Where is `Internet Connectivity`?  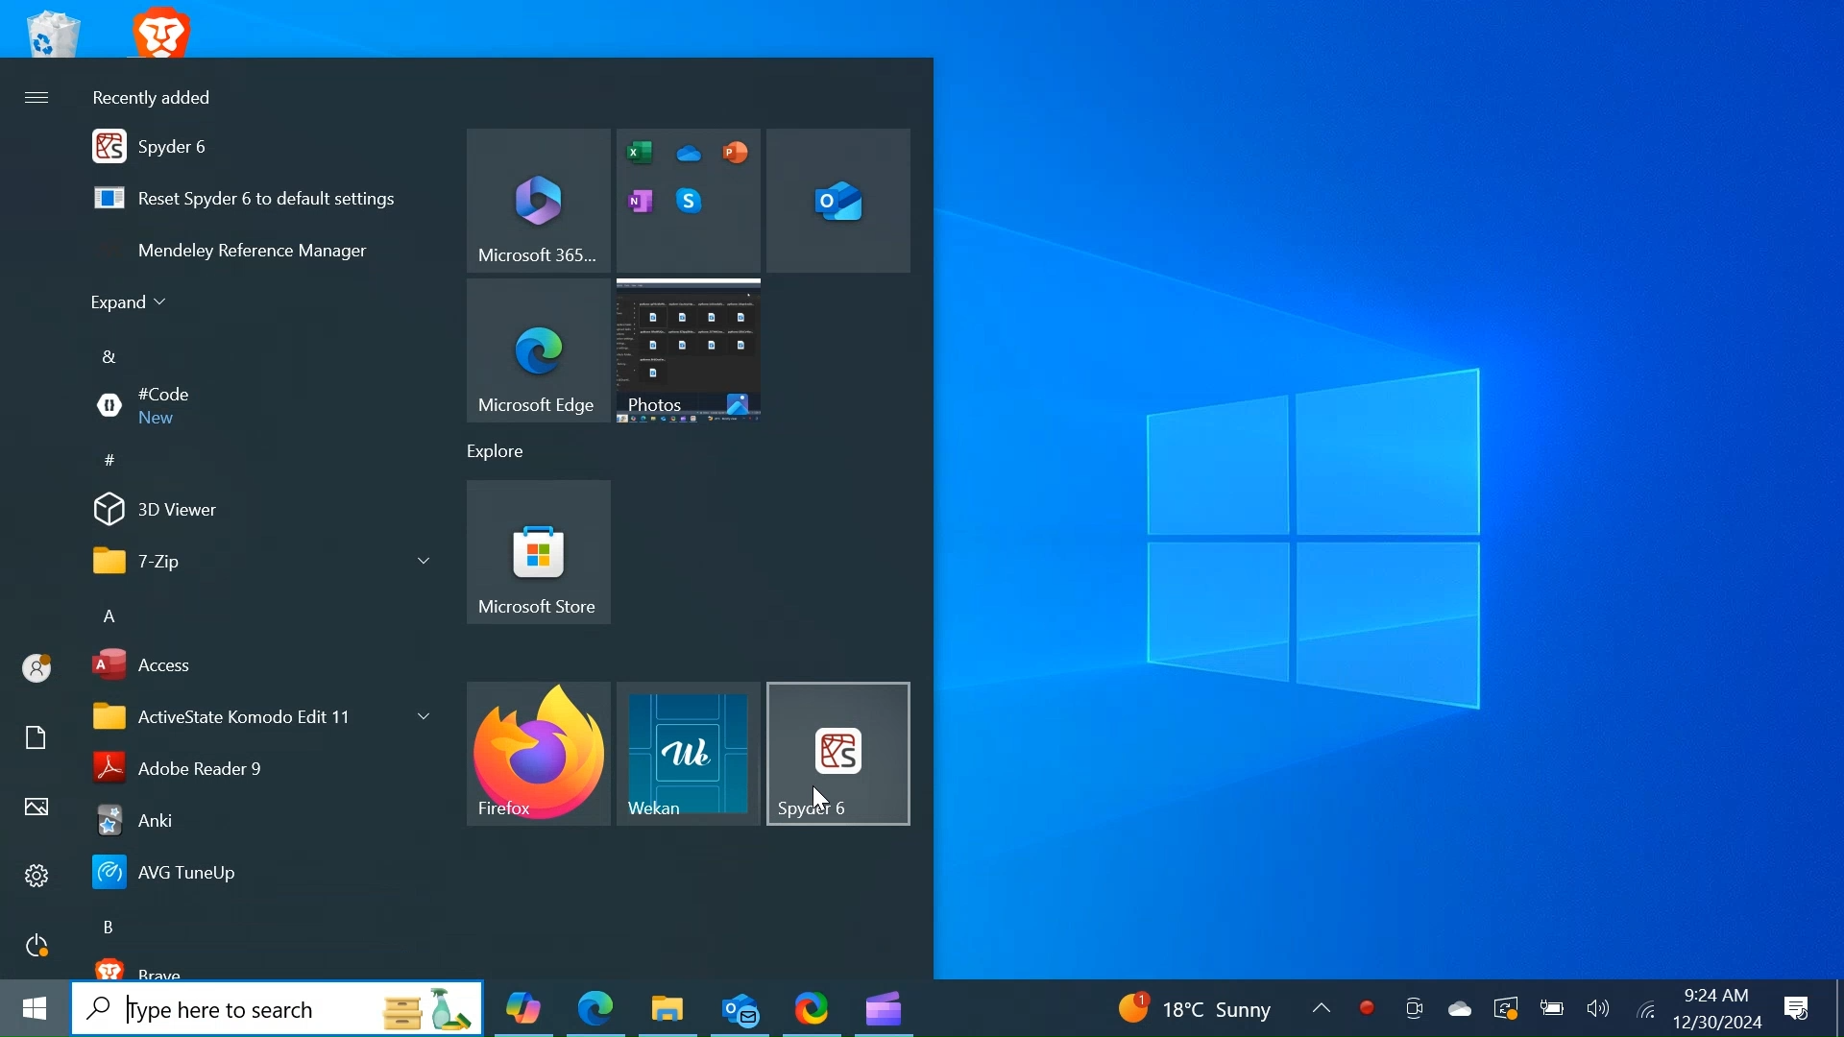 Internet Connectivity is located at coordinates (1645, 1008).